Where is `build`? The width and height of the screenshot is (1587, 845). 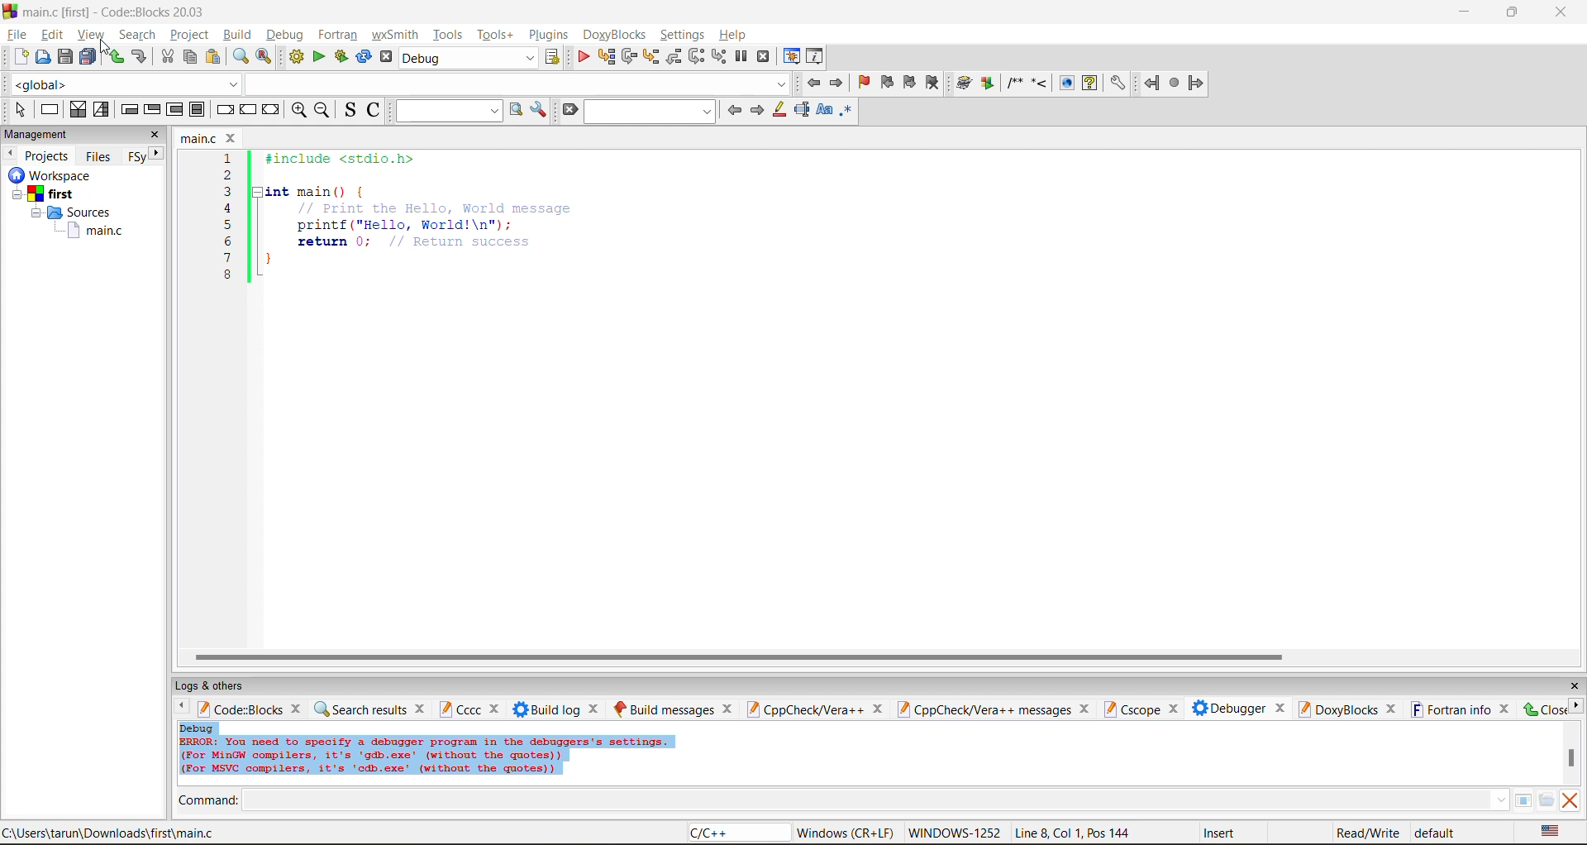 build is located at coordinates (294, 57).